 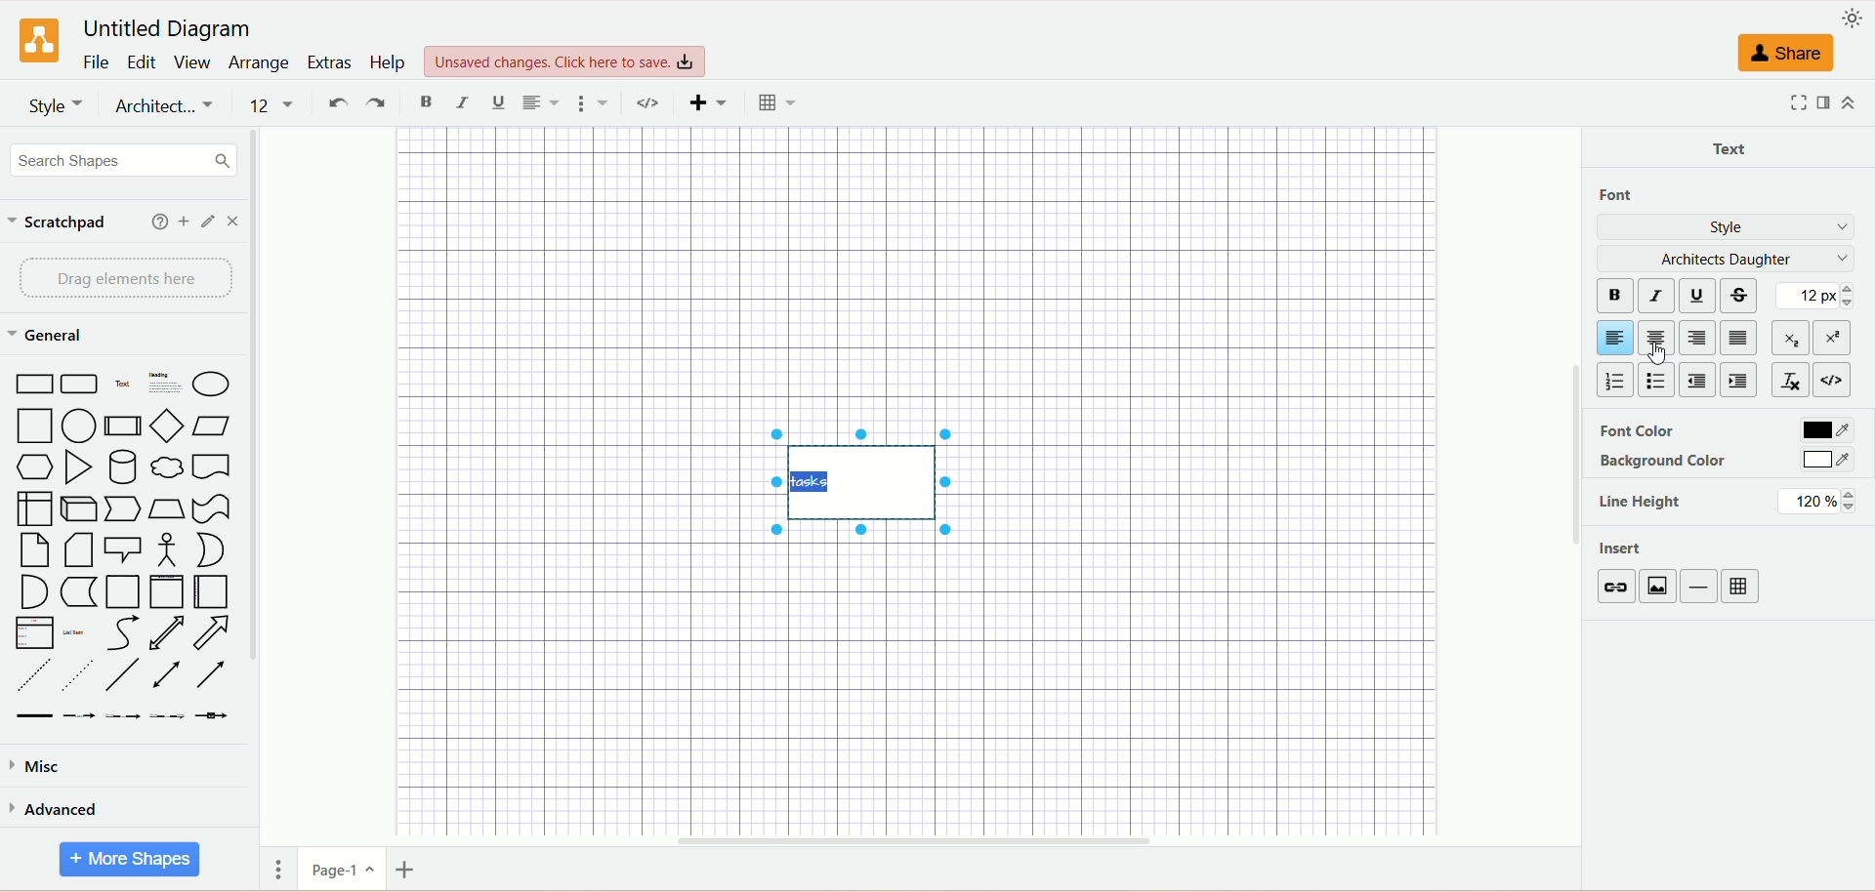 I want to click on Horizontal Page, so click(x=211, y=591).